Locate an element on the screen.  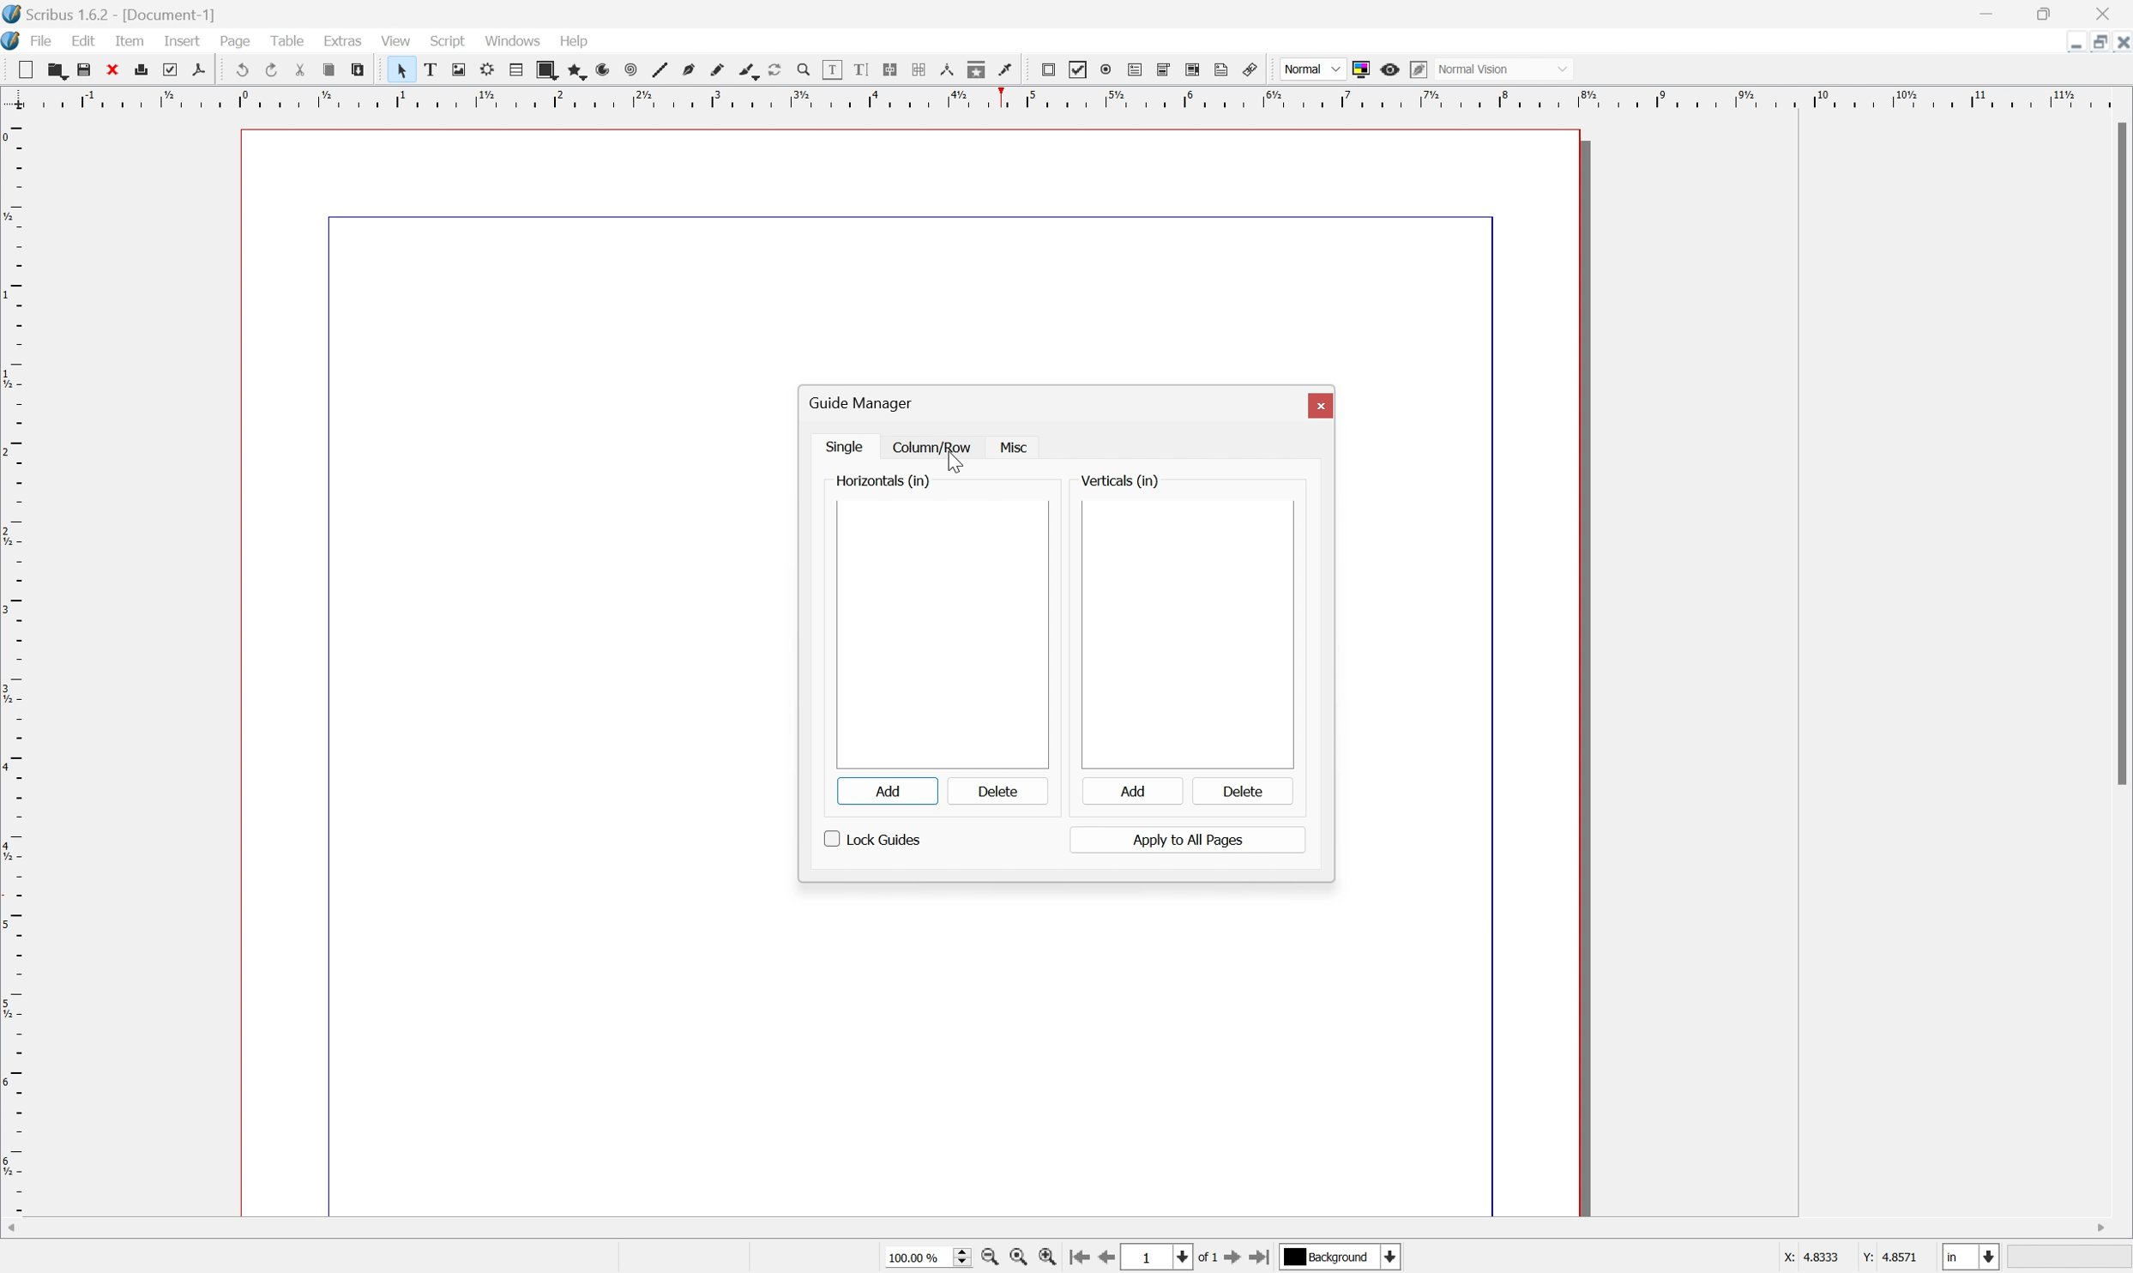
scribus 1.6.2 - [document-1] is located at coordinates (109, 12).